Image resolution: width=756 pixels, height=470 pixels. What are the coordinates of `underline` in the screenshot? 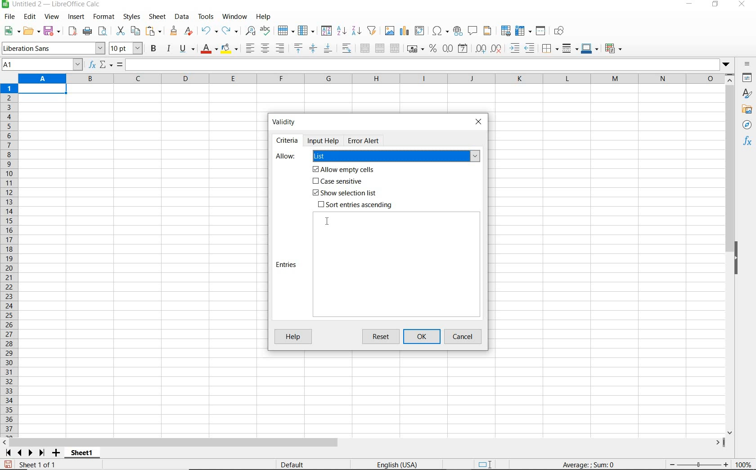 It's located at (187, 50).